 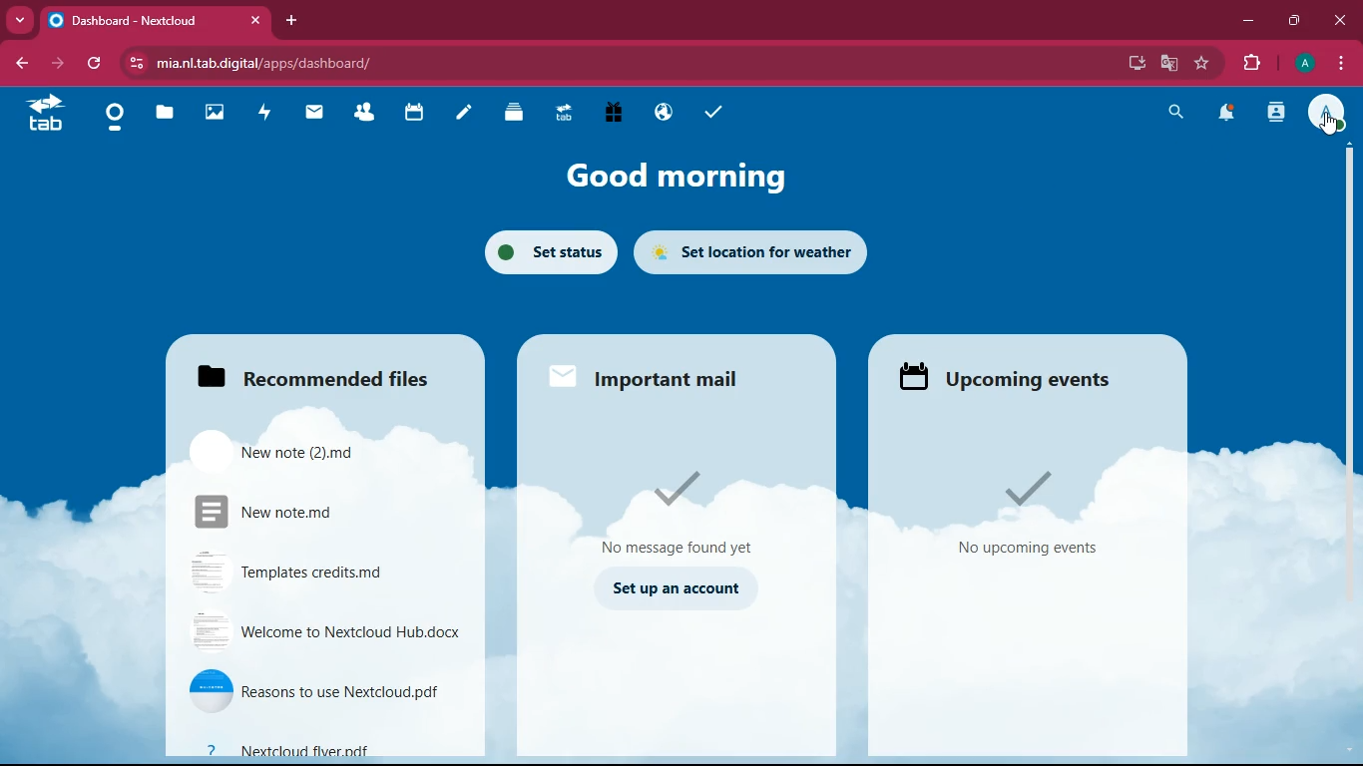 I want to click on close, so click(x=1343, y=21).